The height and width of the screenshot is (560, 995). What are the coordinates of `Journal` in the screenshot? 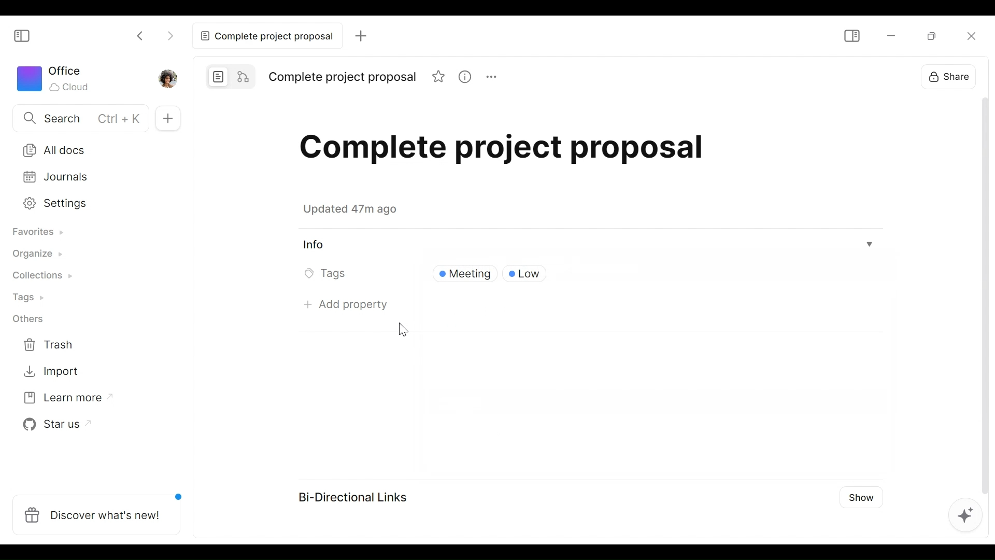 It's located at (88, 178).